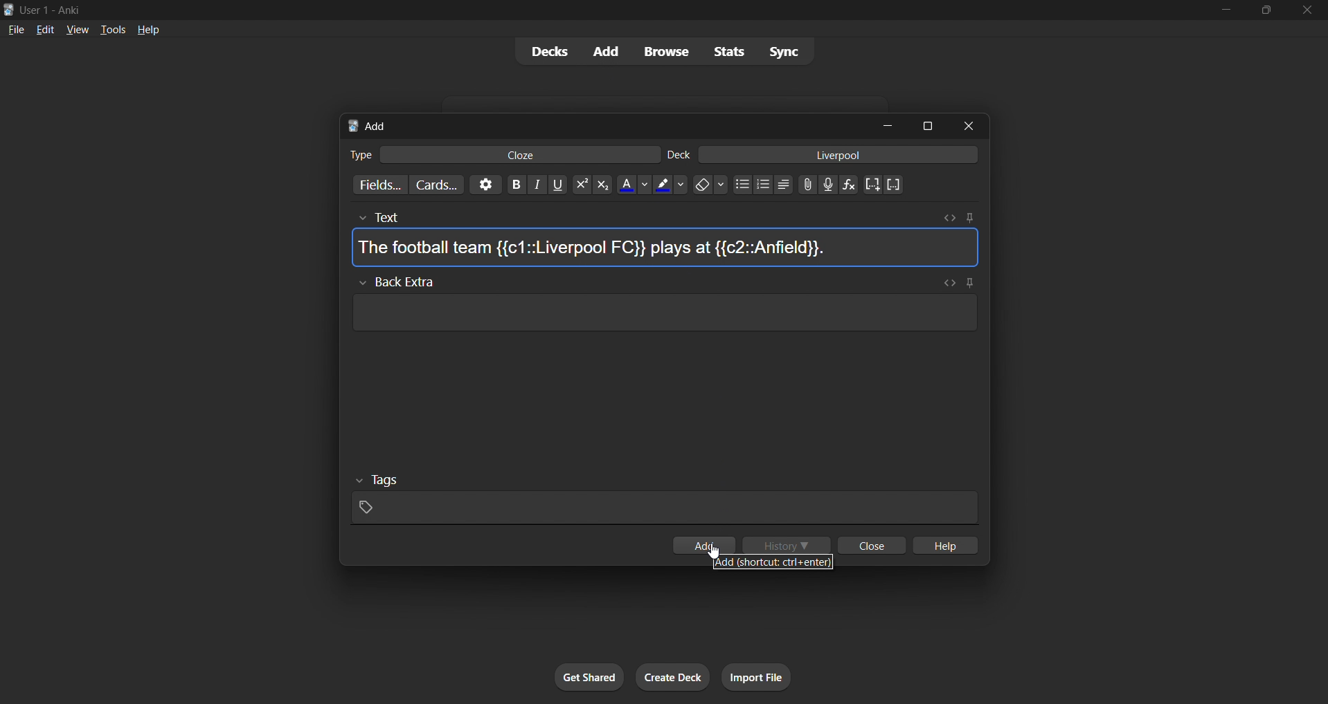 Image resolution: width=1328 pixels, height=704 pixels. I want to click on maximize/restore, so click(1266, 12).